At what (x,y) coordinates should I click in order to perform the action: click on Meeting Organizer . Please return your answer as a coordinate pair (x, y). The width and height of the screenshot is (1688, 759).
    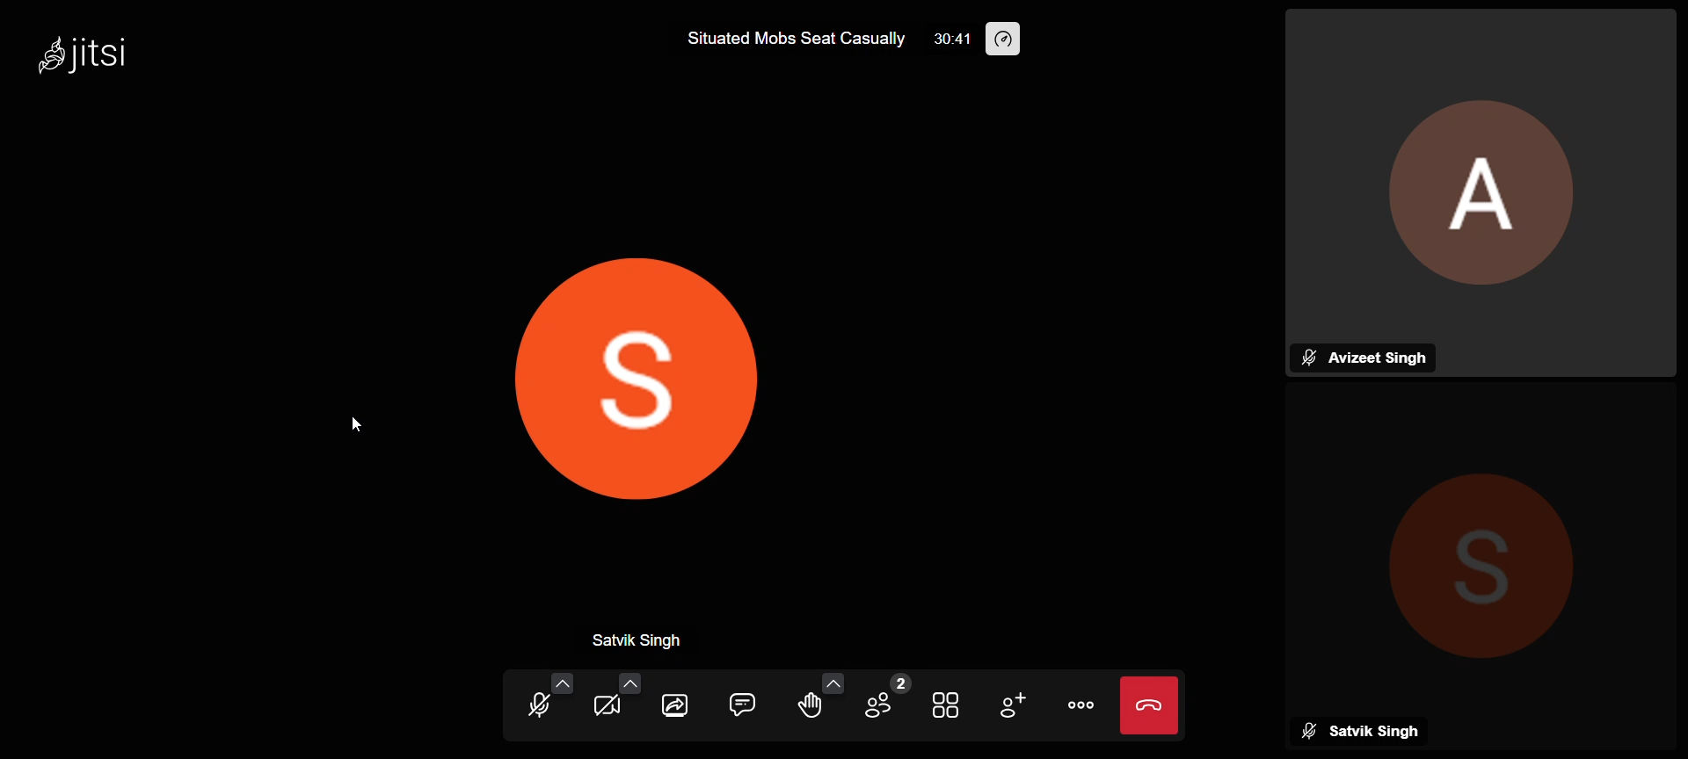
    Looking at the image, I should click on (1488, 165).